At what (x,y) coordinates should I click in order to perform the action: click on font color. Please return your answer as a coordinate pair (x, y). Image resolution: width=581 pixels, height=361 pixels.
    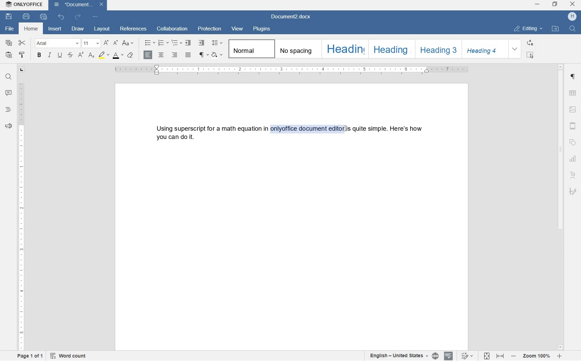
    Looking at the image, I should click on (118, 56).